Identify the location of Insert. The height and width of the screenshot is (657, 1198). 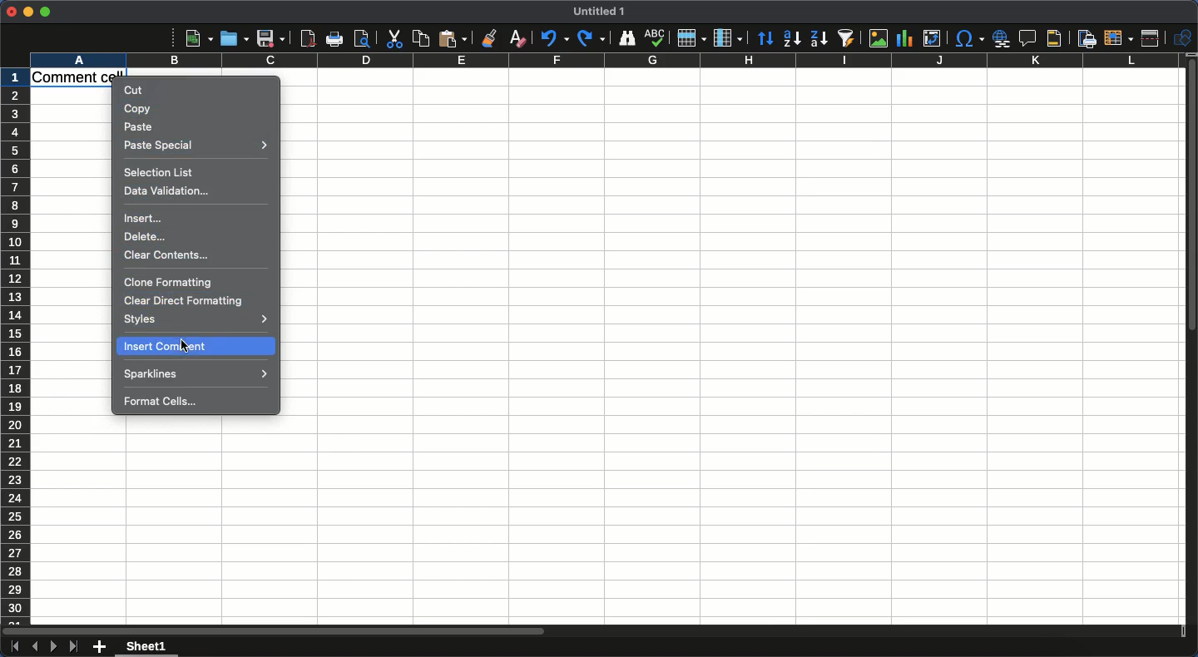
(151, 219).